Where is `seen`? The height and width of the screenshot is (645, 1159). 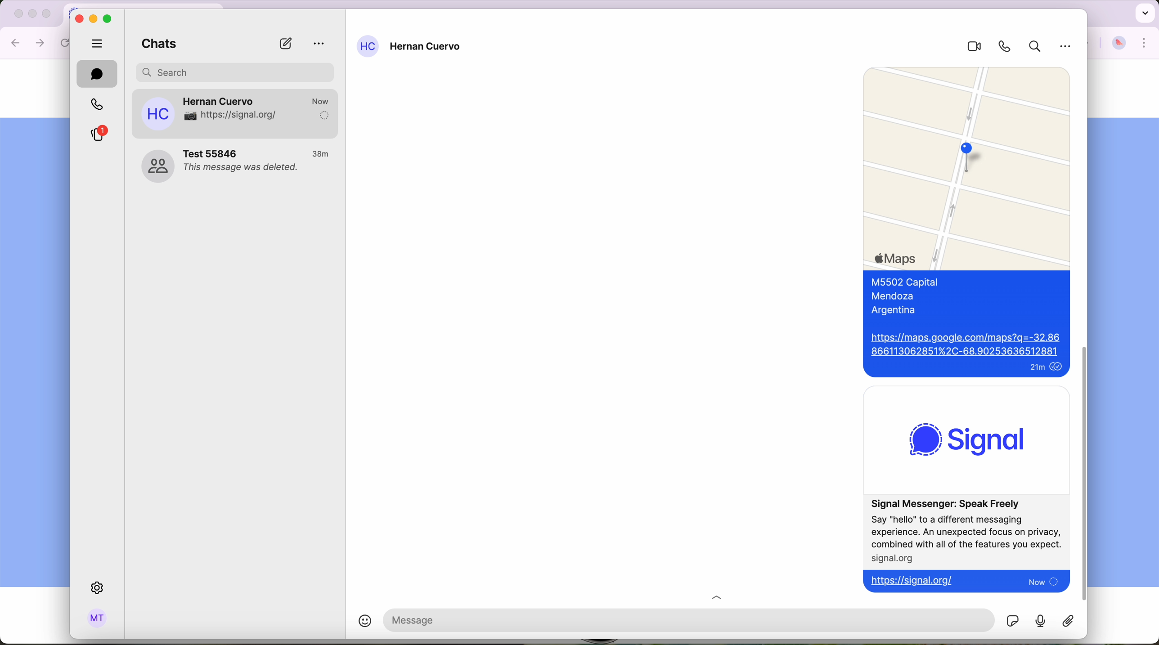 seen is located at coordinates (1057, 367).